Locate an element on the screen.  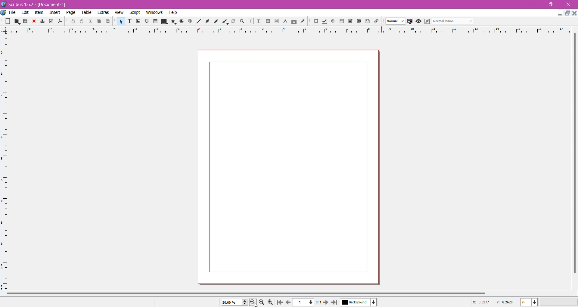
New is located at coordinates (7, 21).